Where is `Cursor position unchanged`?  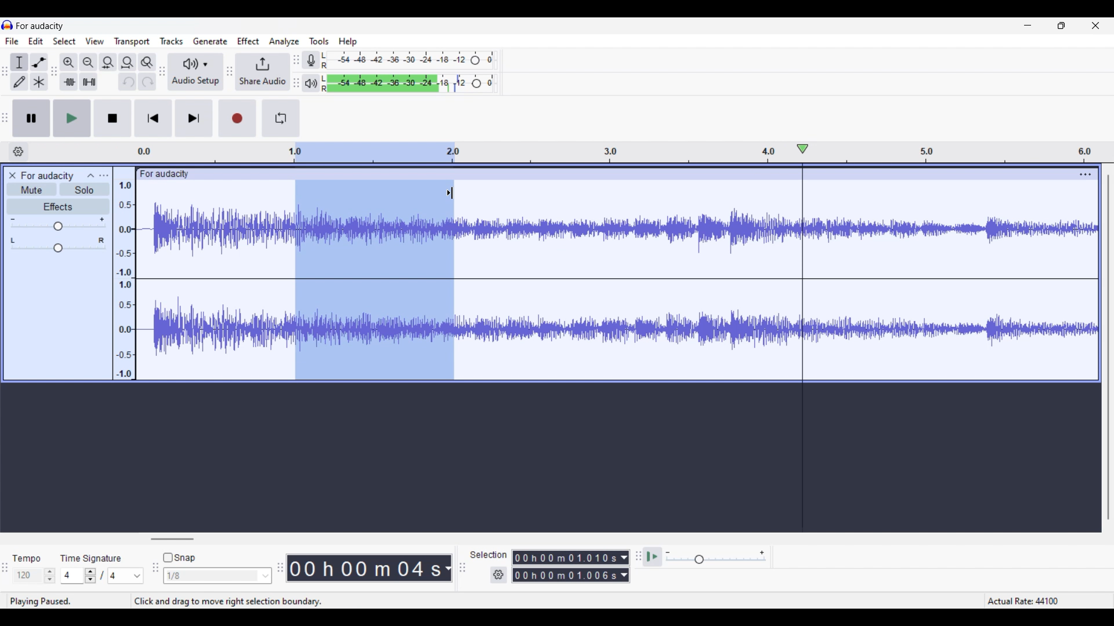
Cursor position unchanged is located at coordinates (450, 192).